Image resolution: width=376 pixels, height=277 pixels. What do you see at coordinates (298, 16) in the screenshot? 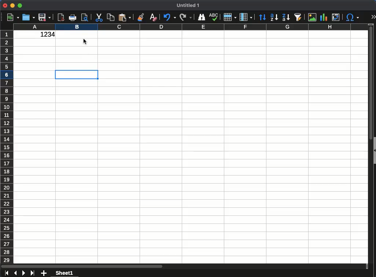
I see `autofilter` at bounding box center [298, 16].